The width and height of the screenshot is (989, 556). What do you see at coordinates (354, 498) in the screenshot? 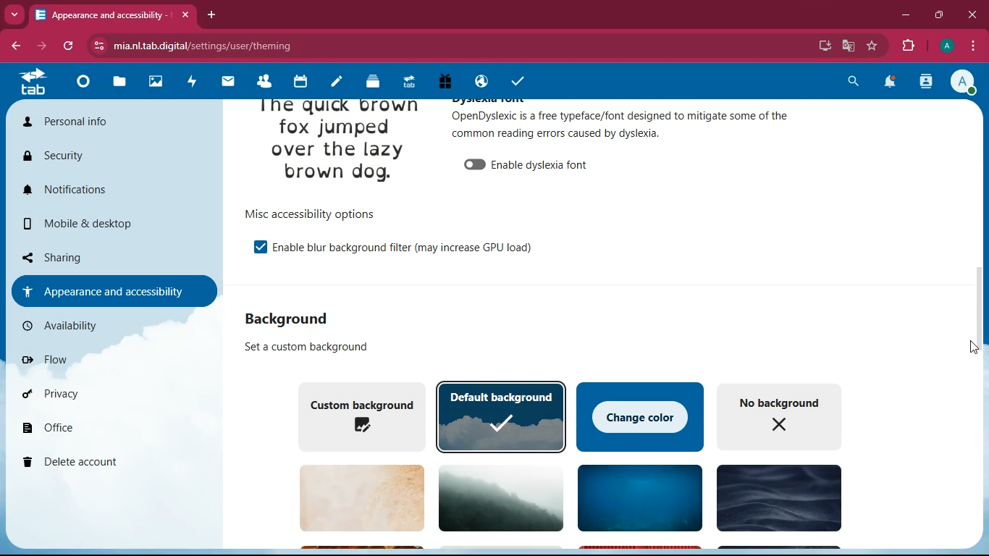
I see `background` at bounding box center [354, 498].